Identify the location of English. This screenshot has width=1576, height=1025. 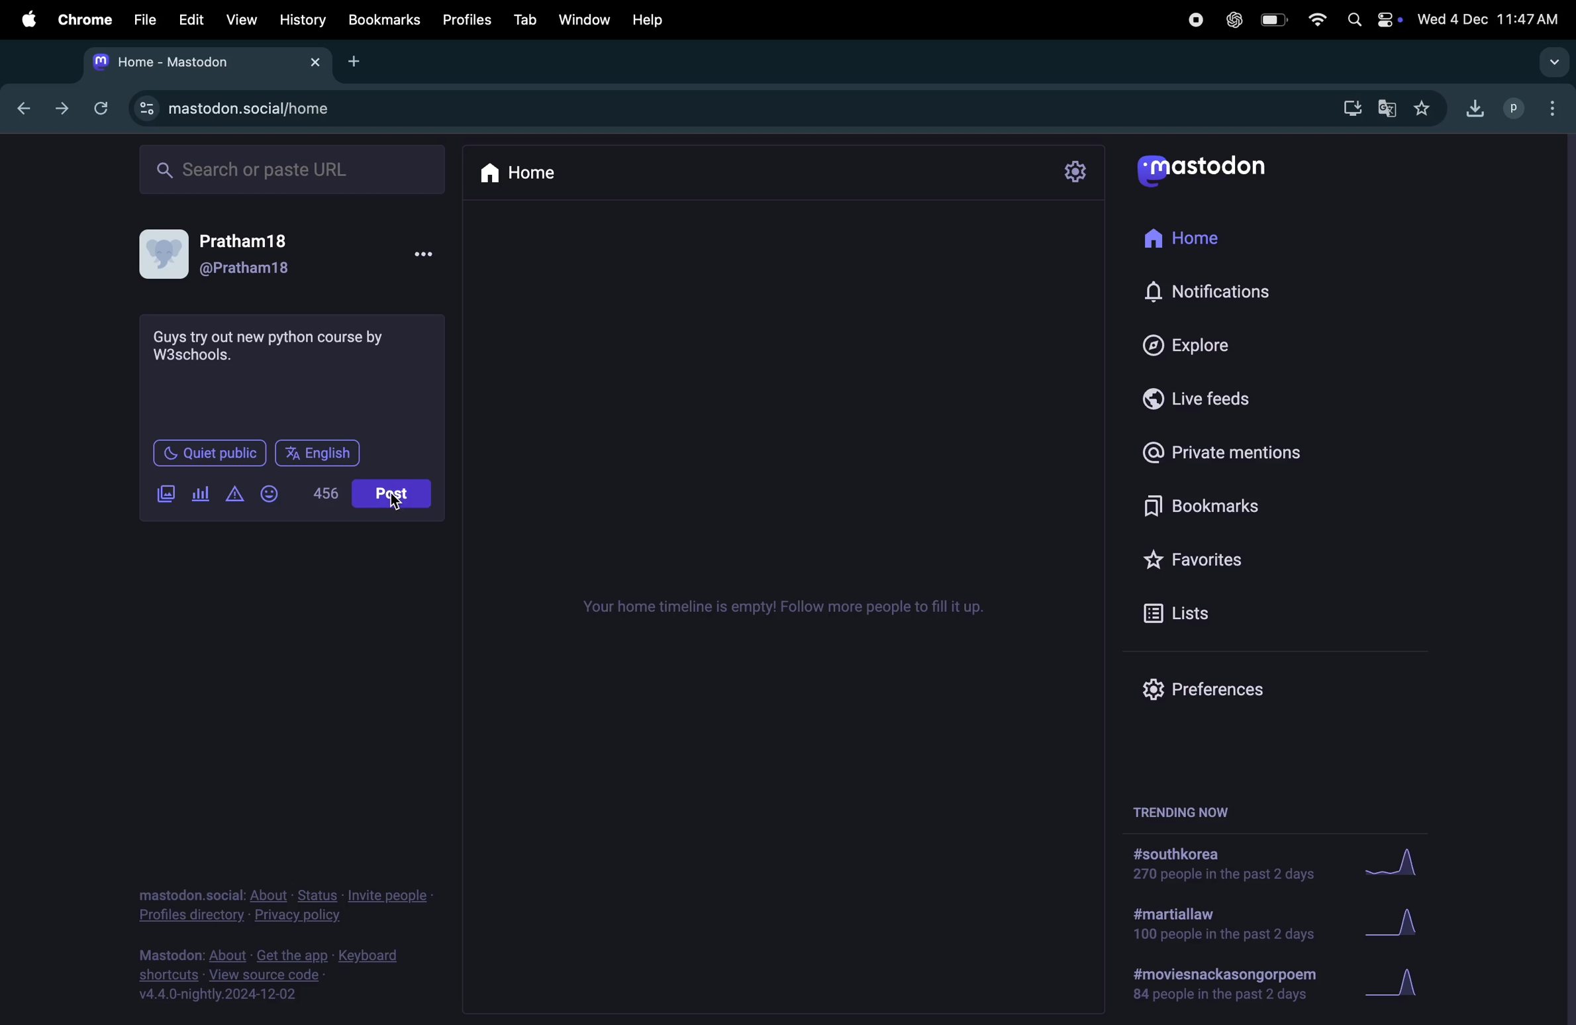
(320, 452).